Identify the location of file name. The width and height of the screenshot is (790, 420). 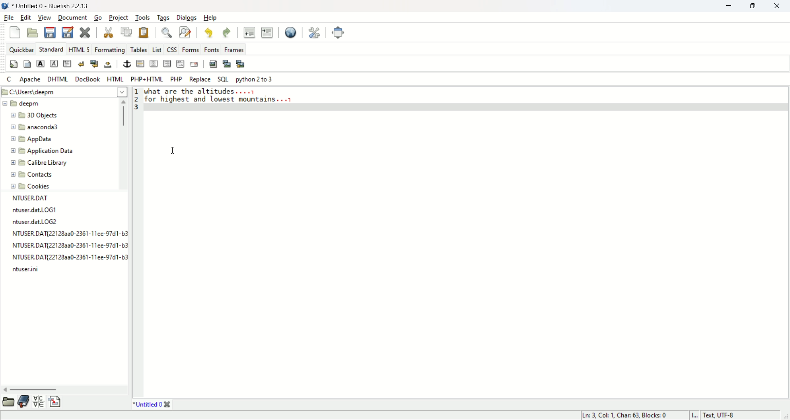
(70, 258).